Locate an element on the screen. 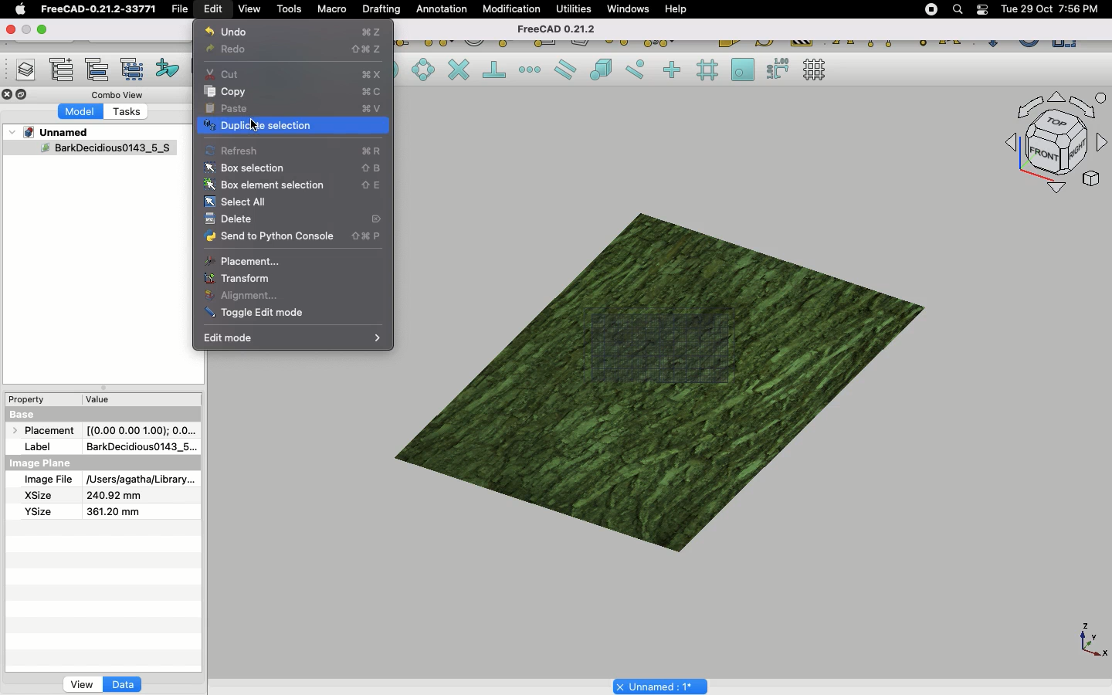  Apple log is located at coordinates (21, 8).